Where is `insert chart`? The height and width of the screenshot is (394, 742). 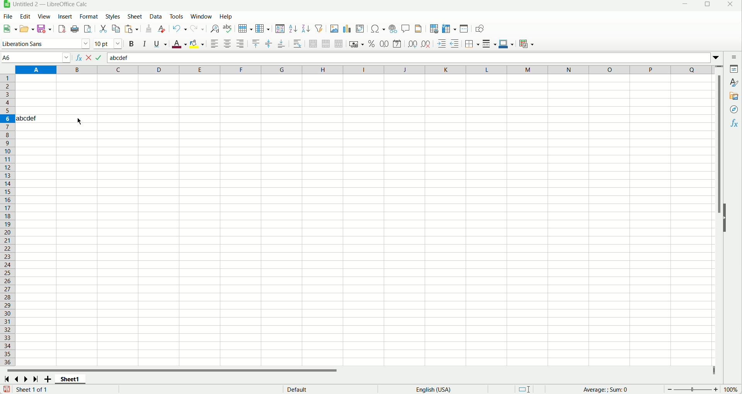 insert chart is located at coordinates (346, 29).